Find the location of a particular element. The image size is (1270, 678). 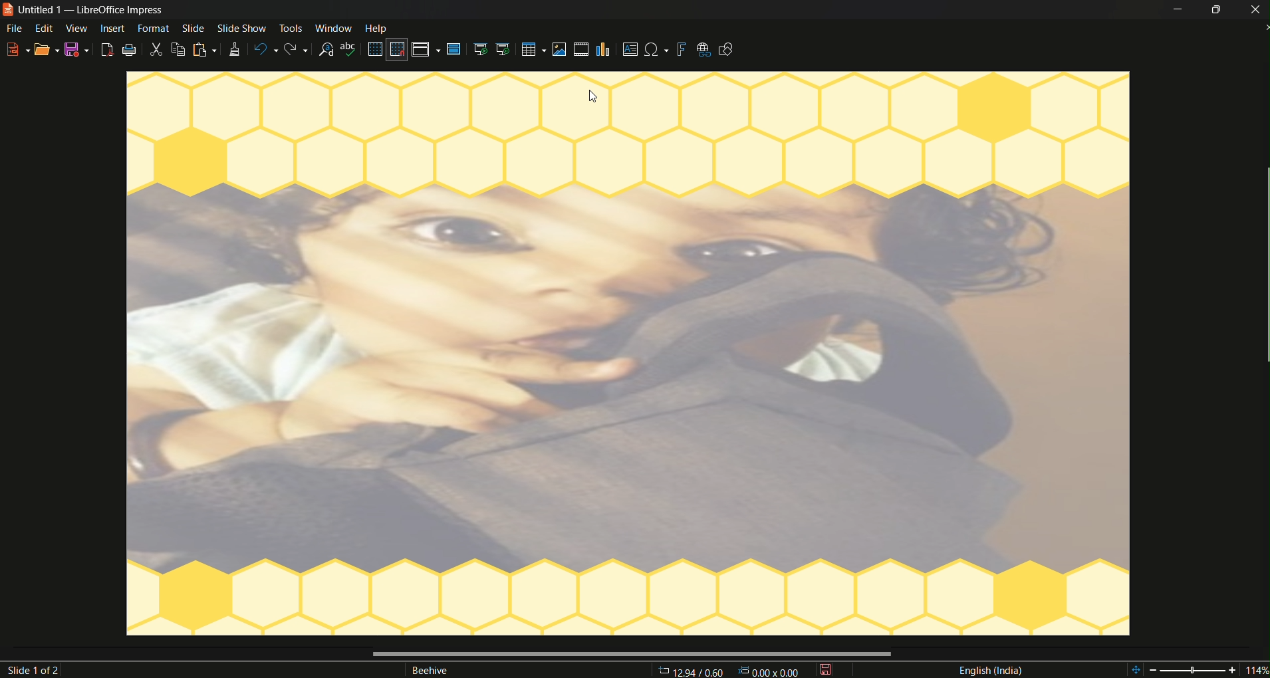

save is located at coordinates (826, 671).